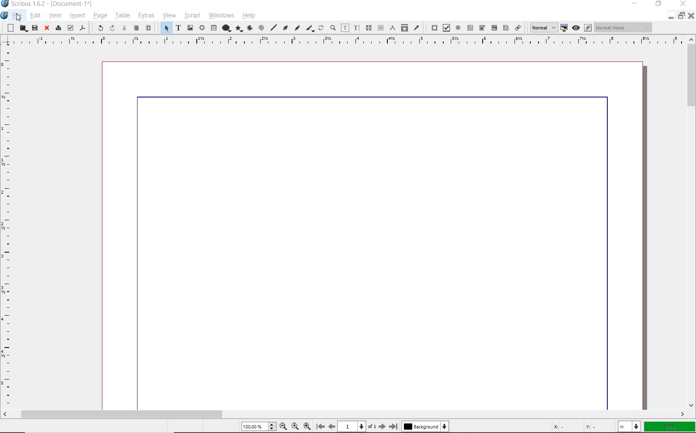 The height and width of the screenshot is (433, 696). I want to click on rotate item, so click(321, 27).